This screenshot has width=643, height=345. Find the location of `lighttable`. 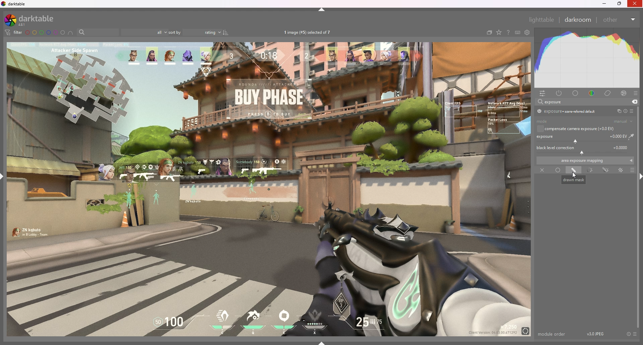

lighttable is located at coordinates (542, 19).